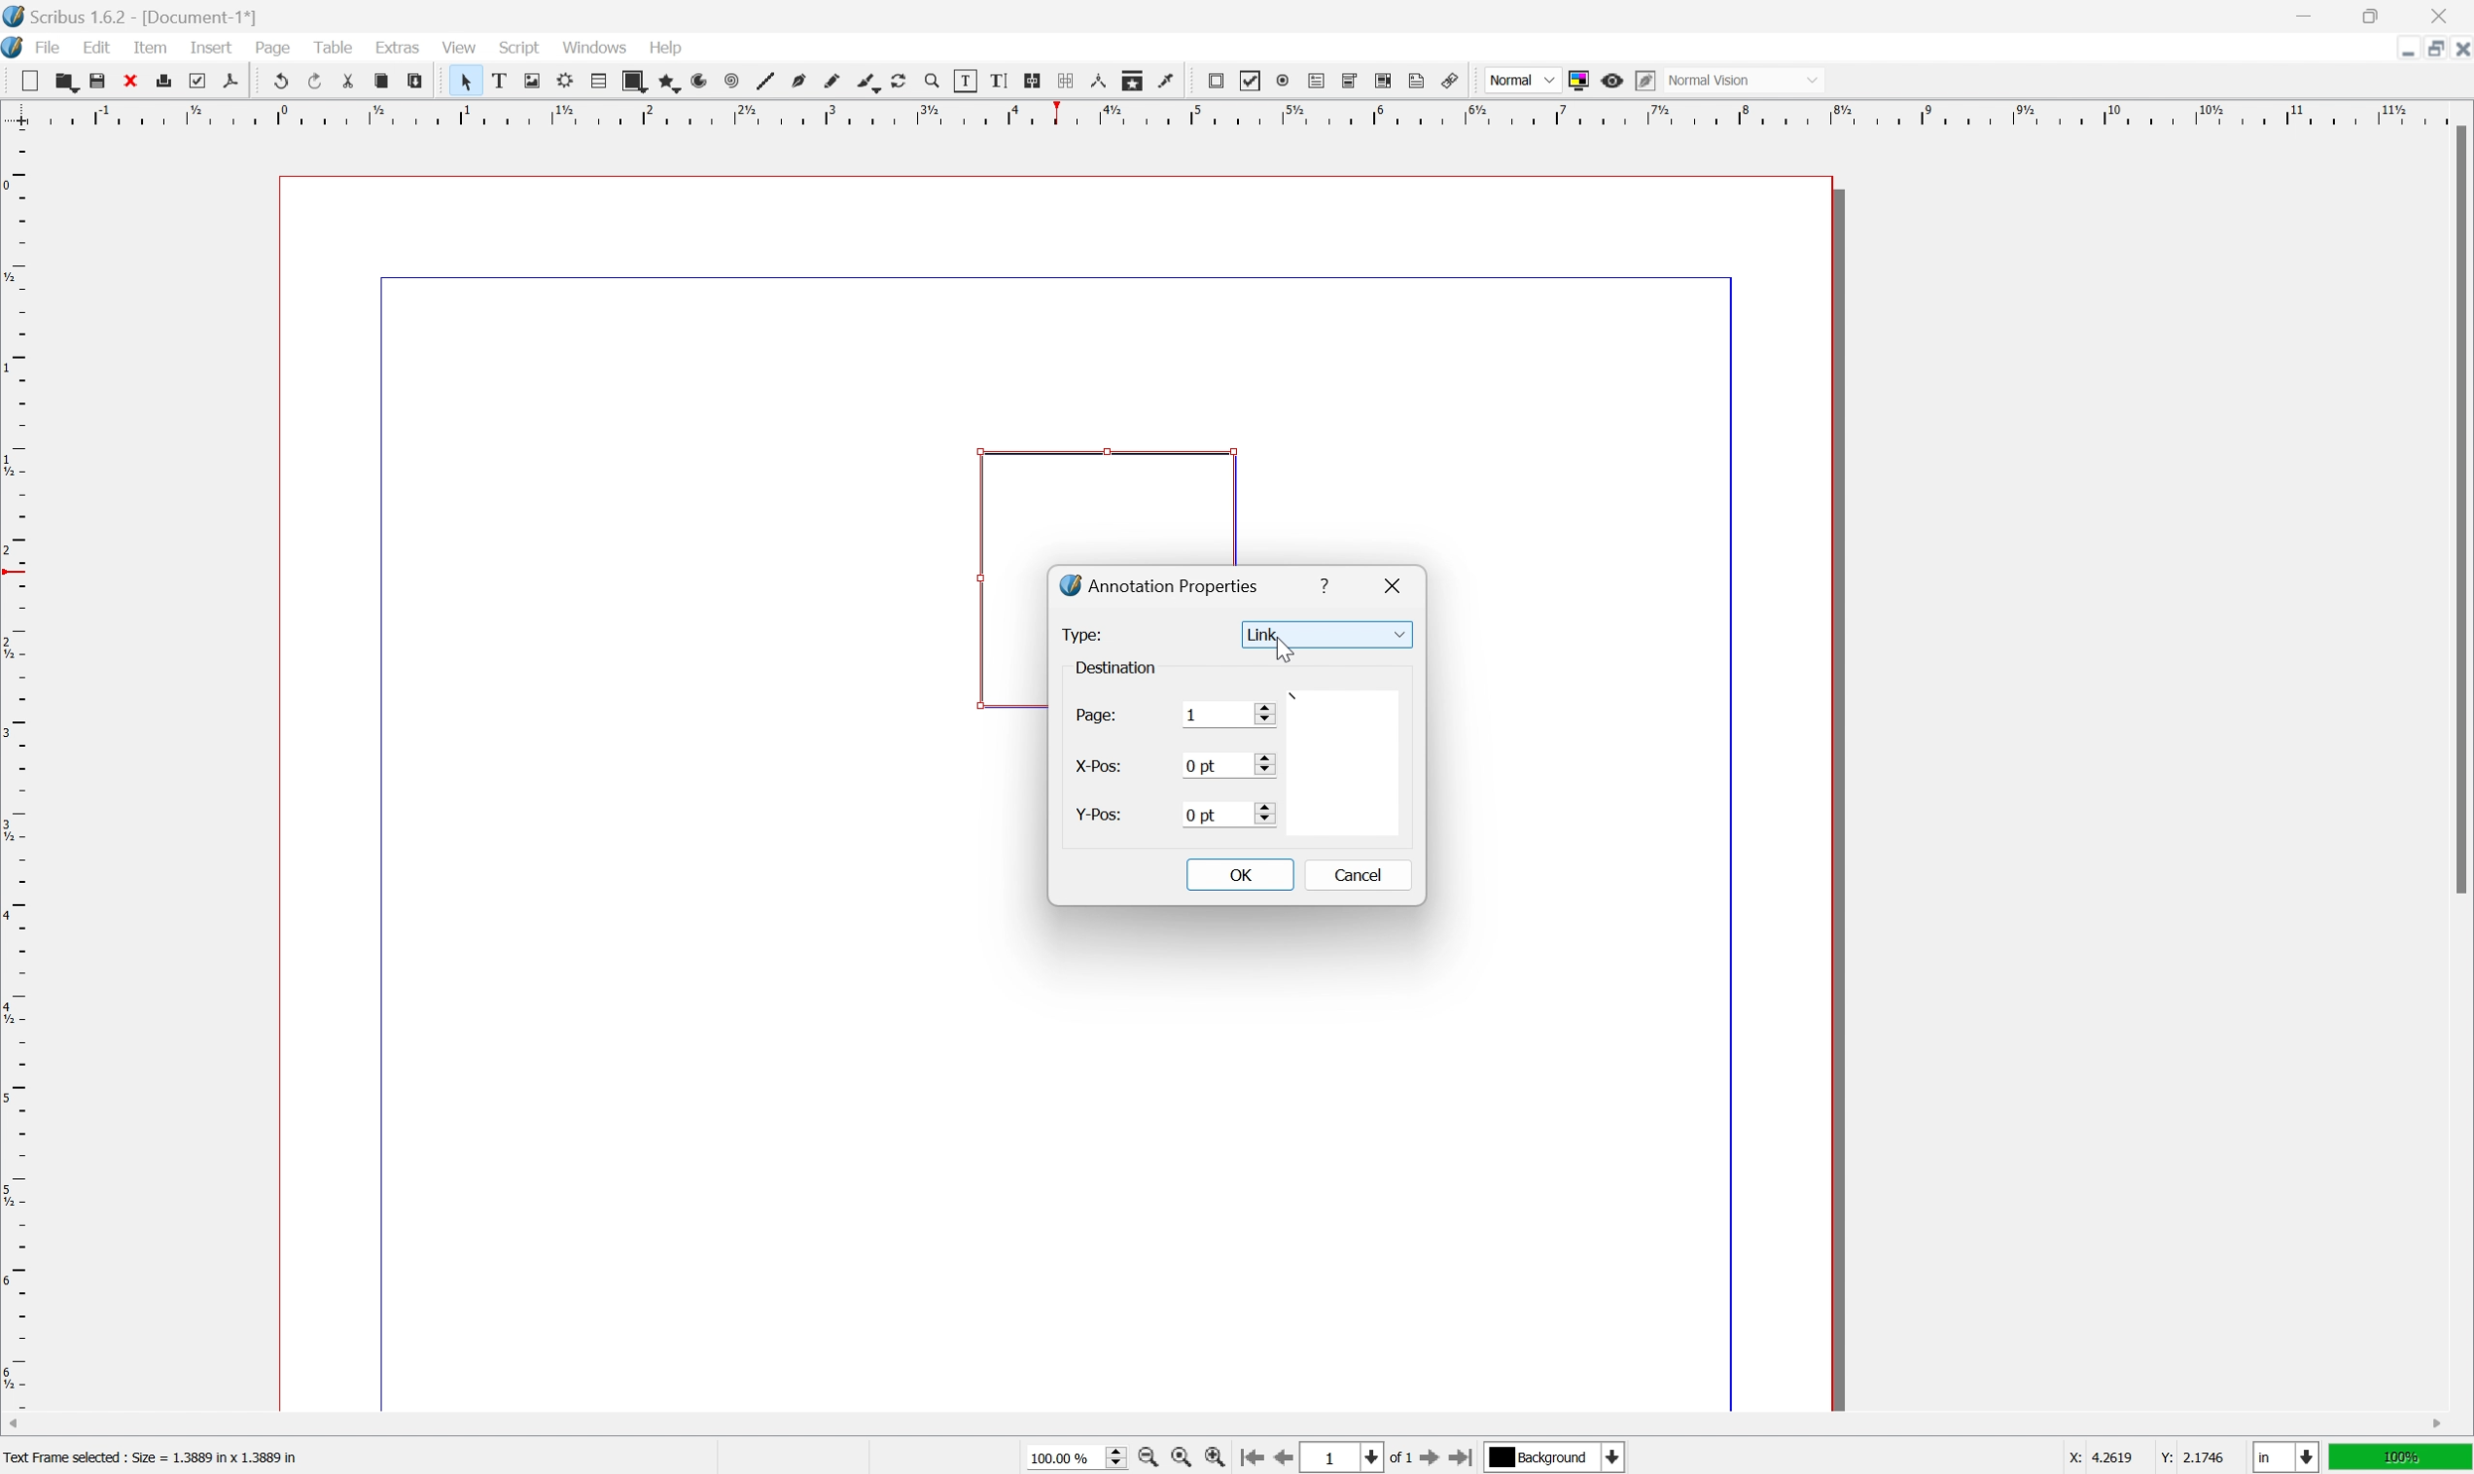 The width and height of the screenshot is (2474, 1474). I want to click on cut, so click(349, 80).